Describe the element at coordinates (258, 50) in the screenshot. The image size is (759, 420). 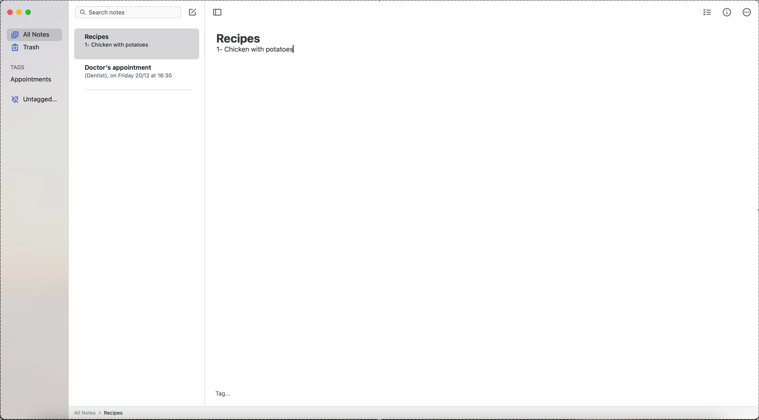
I see `1- Chicken with potatoes` at that location.